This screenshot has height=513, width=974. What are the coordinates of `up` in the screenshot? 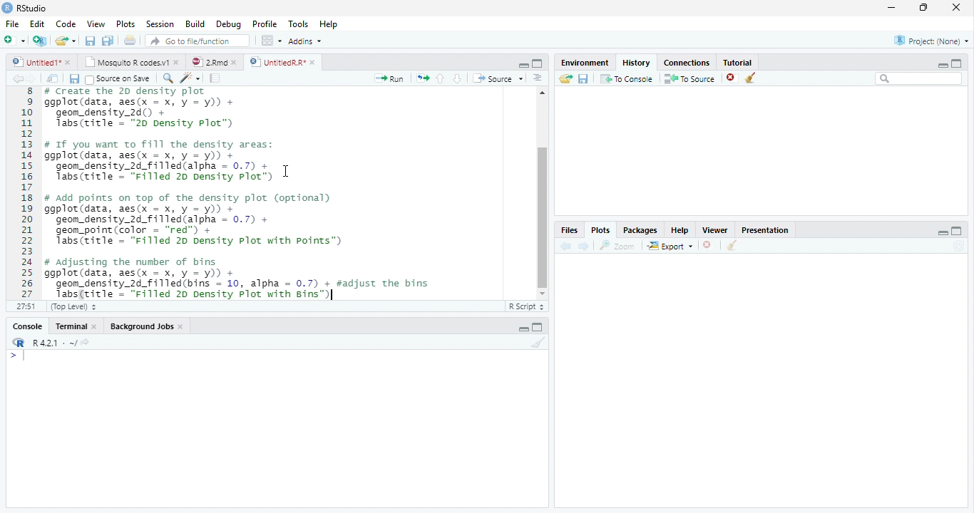 It's located at (441, 78).